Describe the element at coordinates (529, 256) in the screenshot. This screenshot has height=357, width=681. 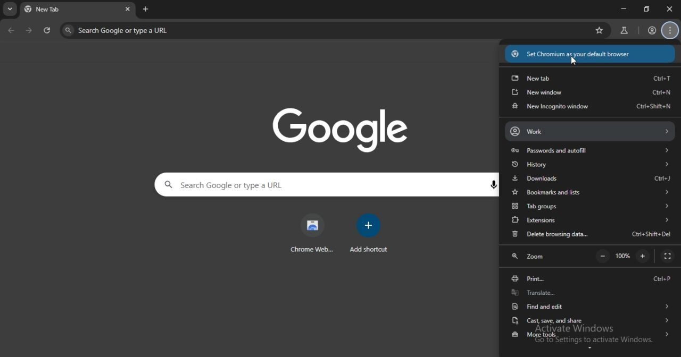
I see `zoom ` at that location.